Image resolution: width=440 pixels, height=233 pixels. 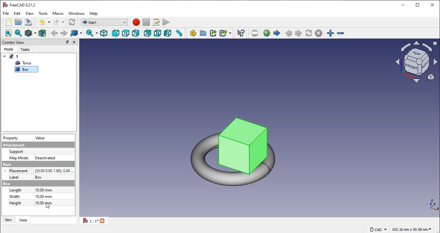 What do you see at coordinates (20, 33) in the screenshot?
I see `fit selection` at bounding box center [20, 33].